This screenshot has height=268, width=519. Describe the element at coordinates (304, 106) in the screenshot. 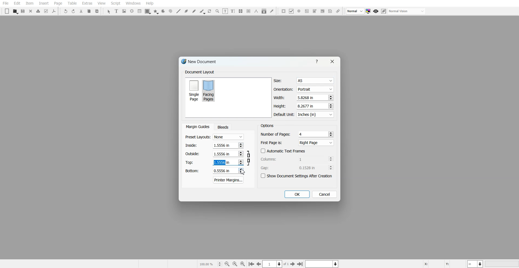

I see `Height adjuster` at that location.